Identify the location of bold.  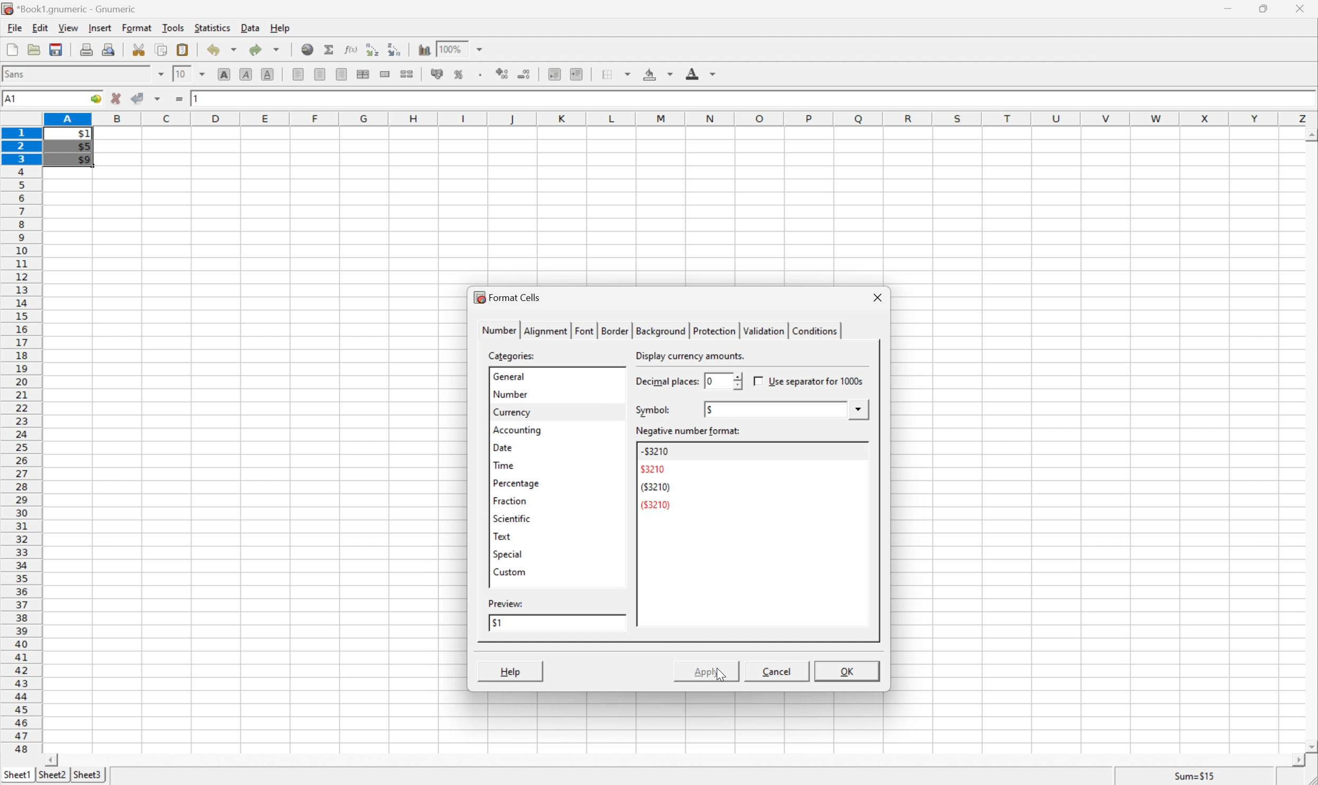
(227, 75).